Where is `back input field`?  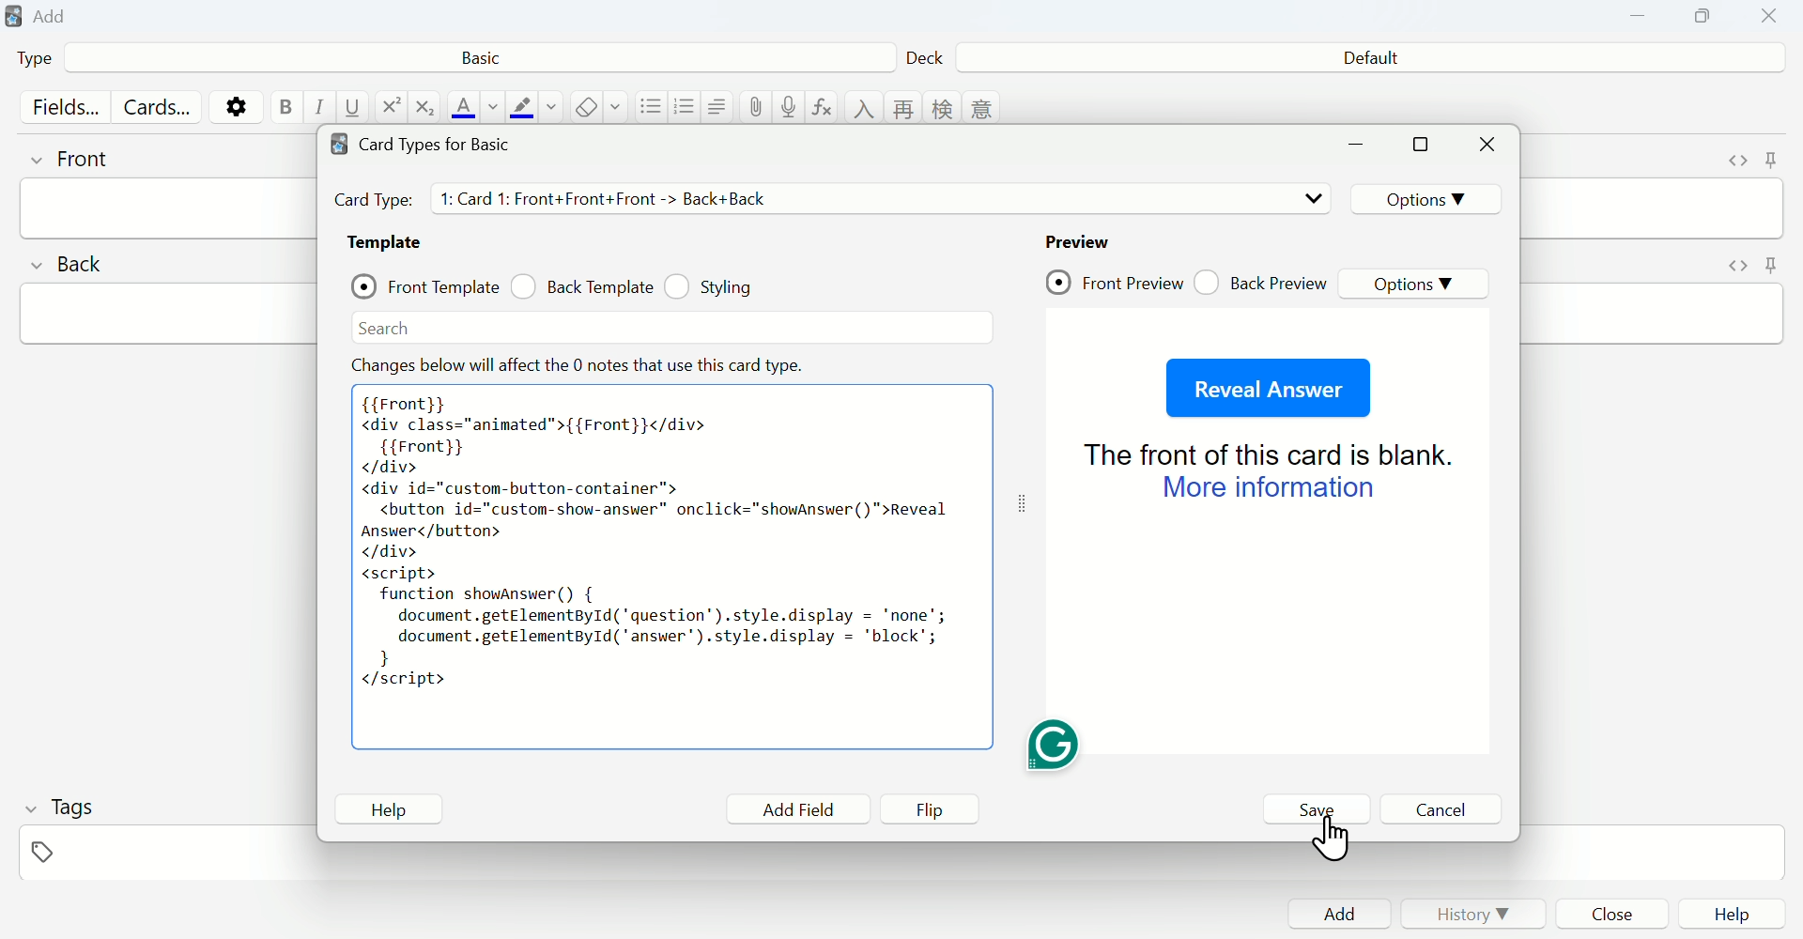 back input field is located at coordinates (168, 313).